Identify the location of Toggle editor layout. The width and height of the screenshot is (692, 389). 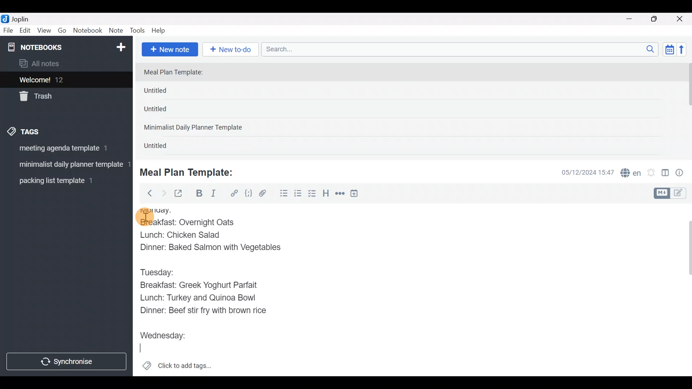
(666, 174).